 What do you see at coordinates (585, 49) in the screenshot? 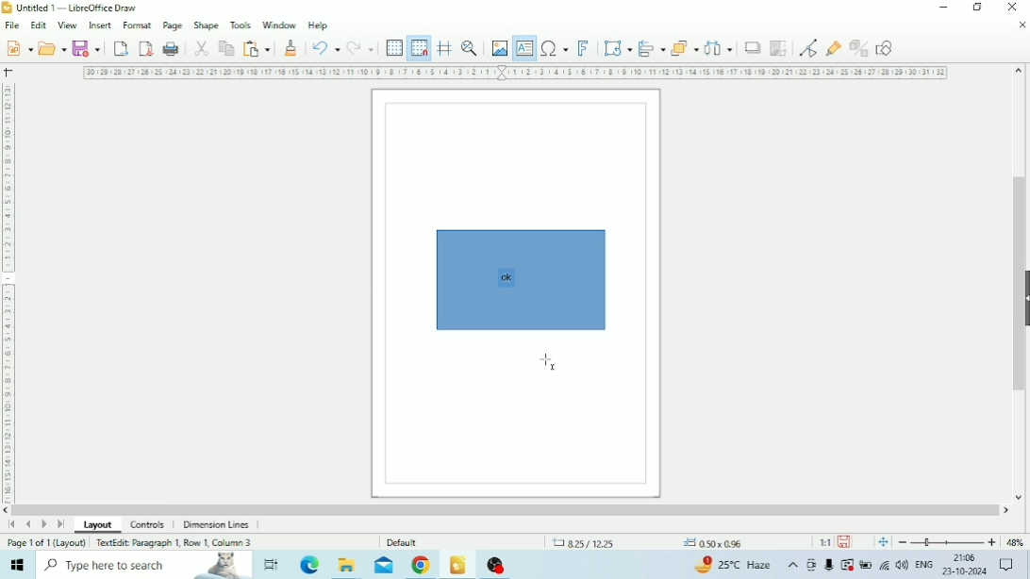
I see `Insert Fontwork Text` at bounding box center [585, 49].